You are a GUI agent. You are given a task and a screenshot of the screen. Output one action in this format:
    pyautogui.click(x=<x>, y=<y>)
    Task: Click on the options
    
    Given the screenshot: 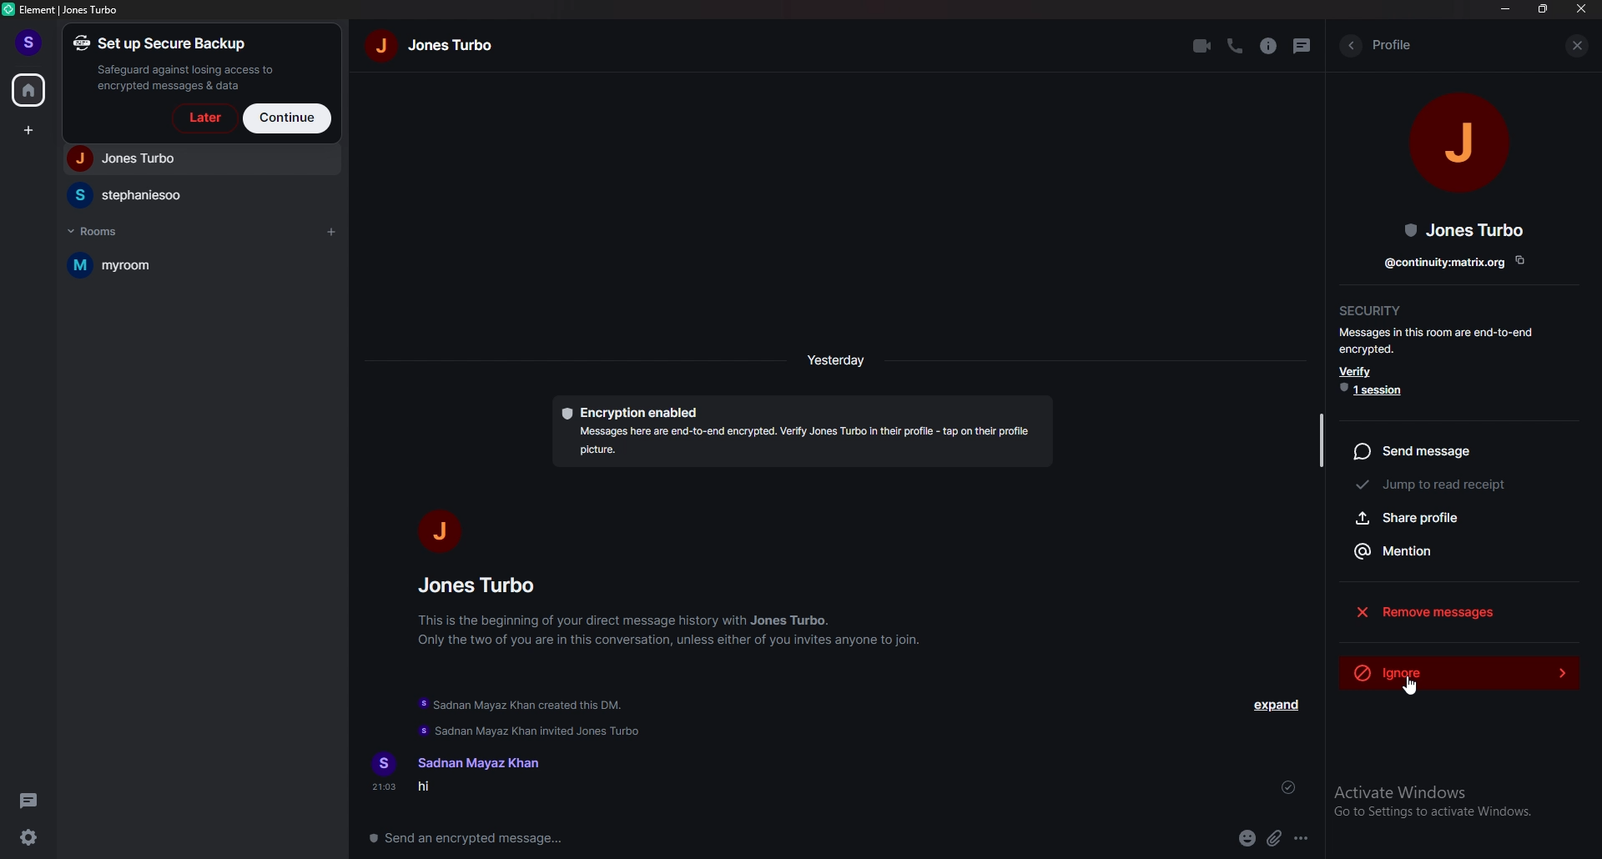 What is the action you would take?
    pyautogui.click(x=1302, y=839)
    